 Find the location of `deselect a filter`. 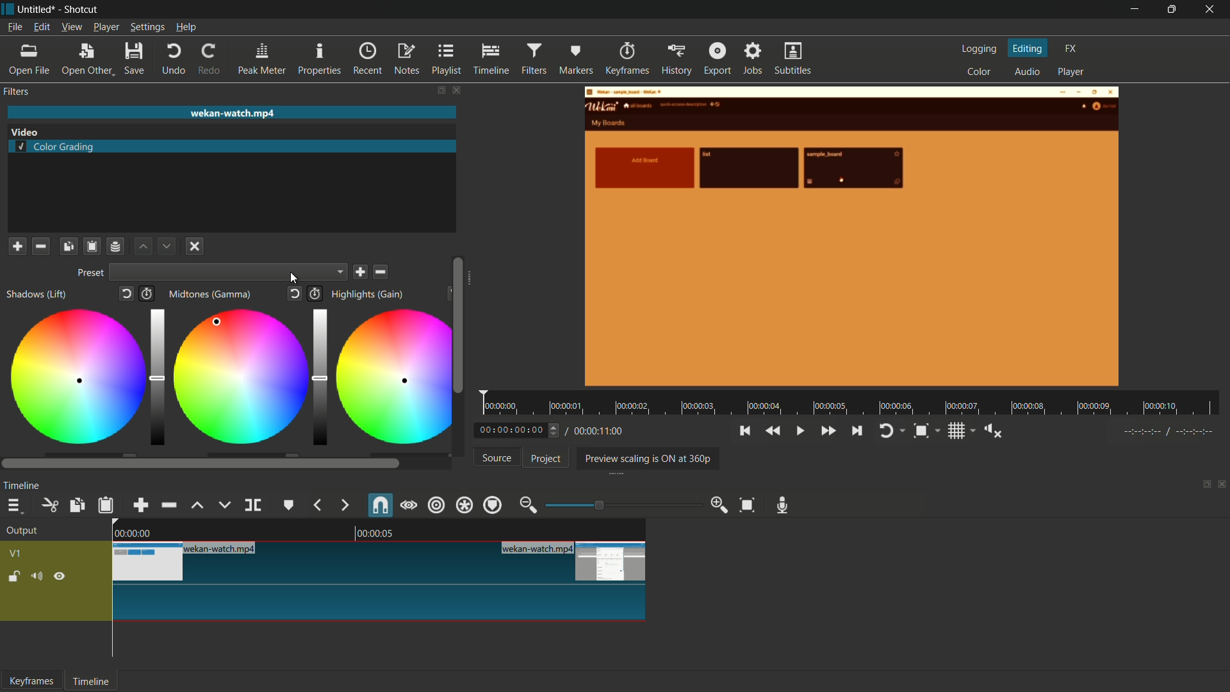

deselect a filter is located at coordinates (195, 245).